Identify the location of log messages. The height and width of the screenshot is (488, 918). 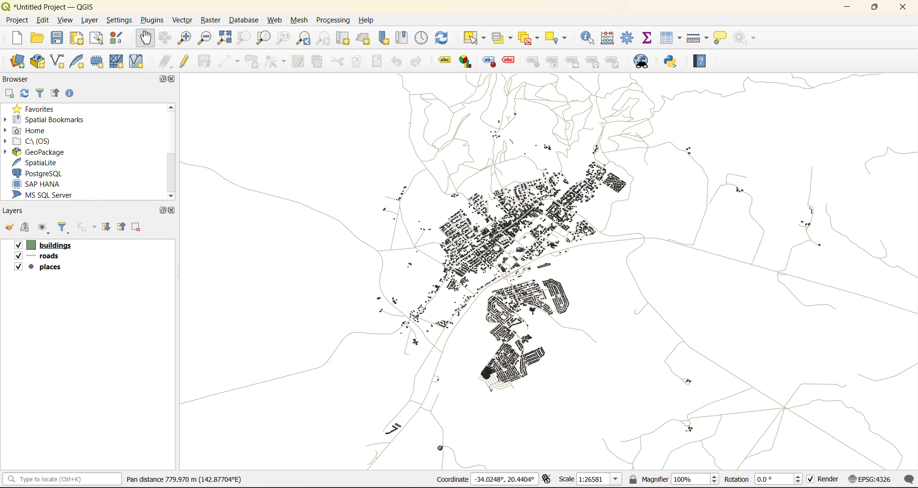
(909, 479).